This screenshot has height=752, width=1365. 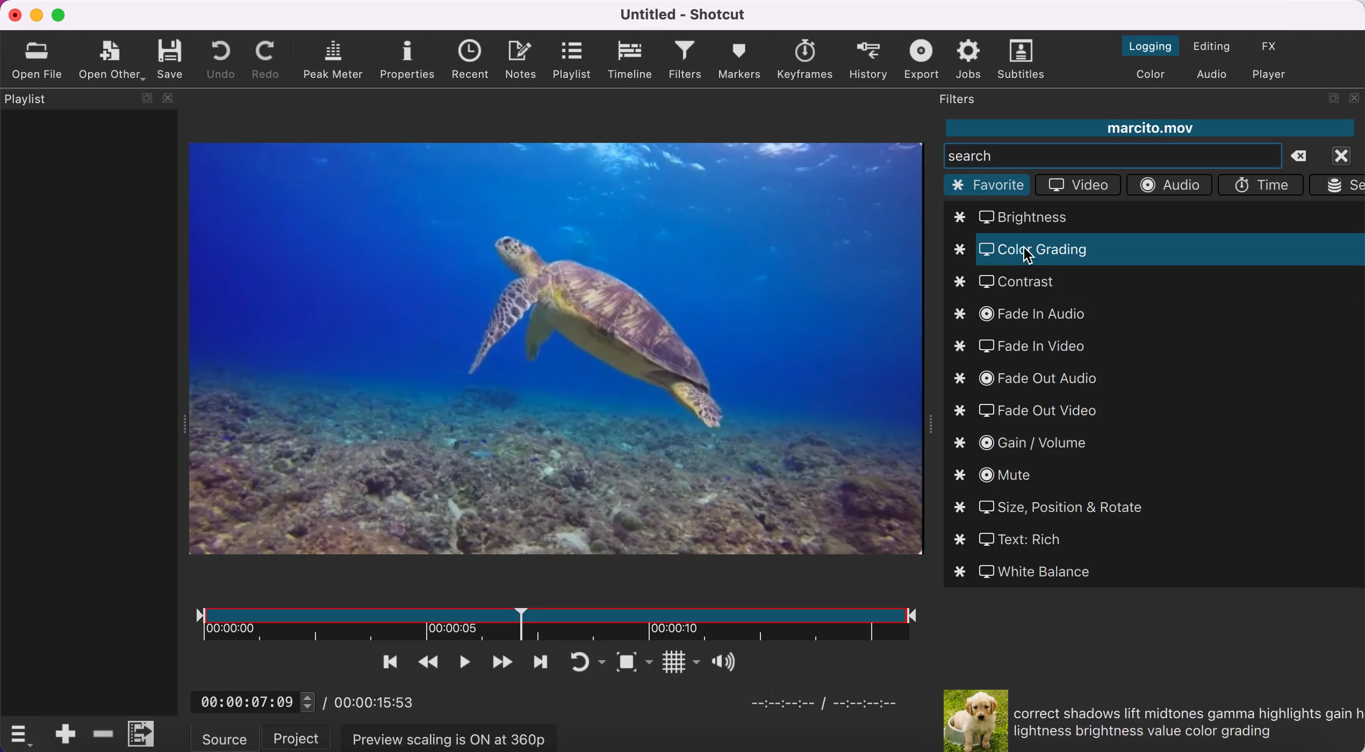 I want to click on peak meter, so click(x=331, y=60).